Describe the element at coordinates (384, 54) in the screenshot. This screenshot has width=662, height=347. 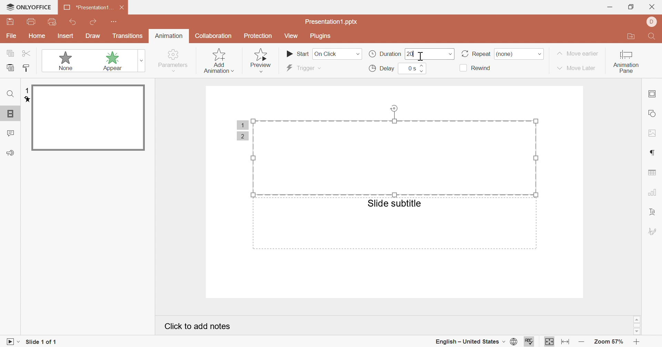
I see `duration` at that location.